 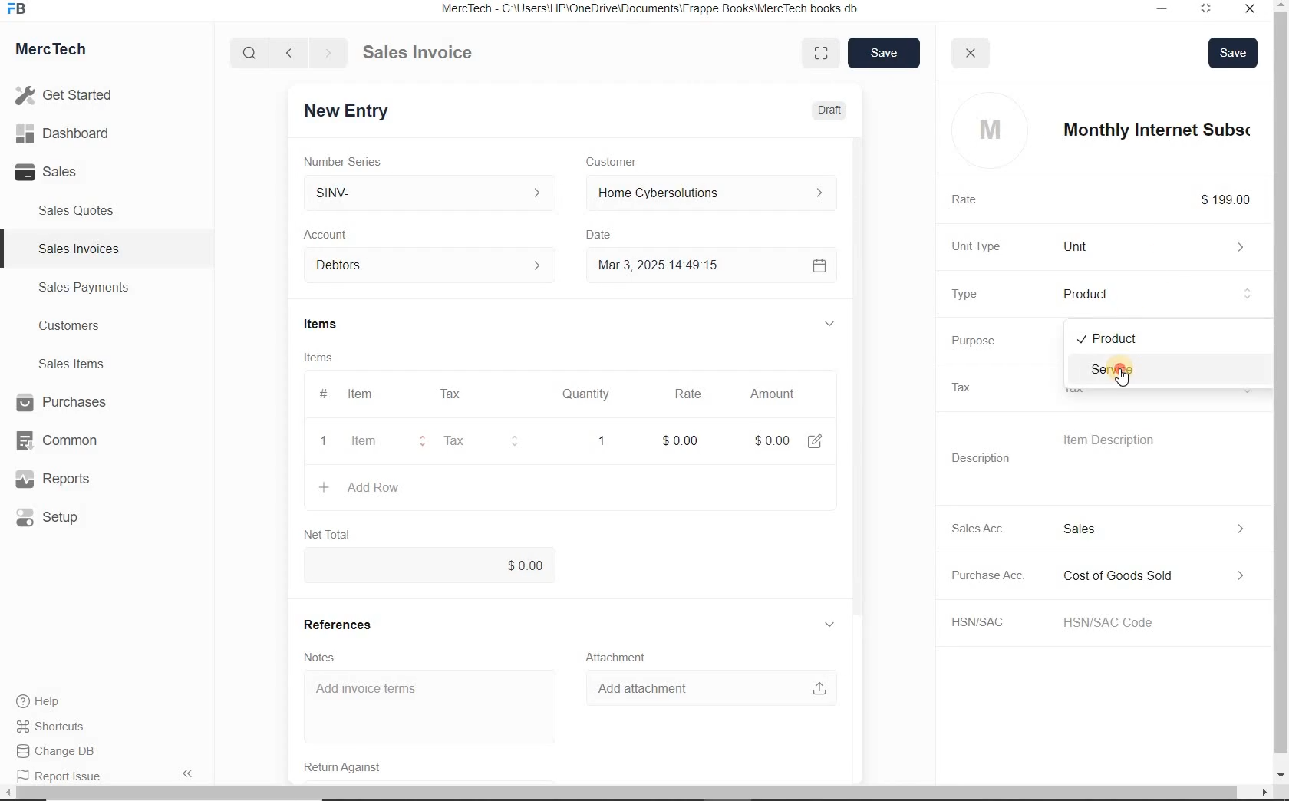 I want to click on Draft, so click(x=830, y=109).